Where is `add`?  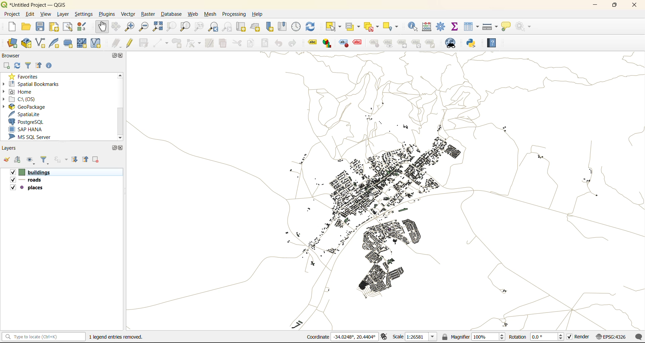 add is located at coordinates (6, 66).